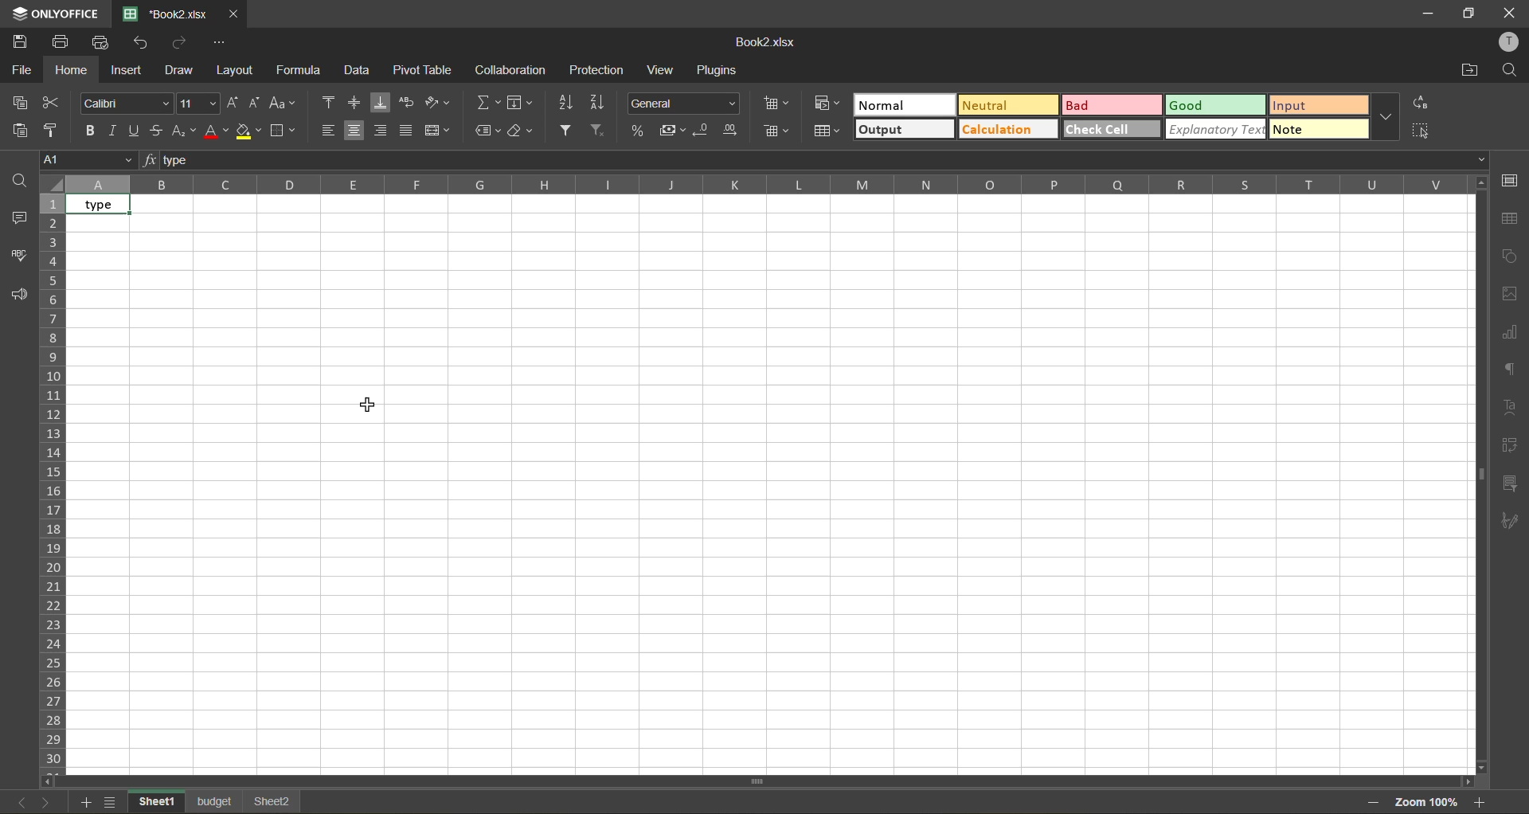  I want to click on select all, so click(1427, 131).